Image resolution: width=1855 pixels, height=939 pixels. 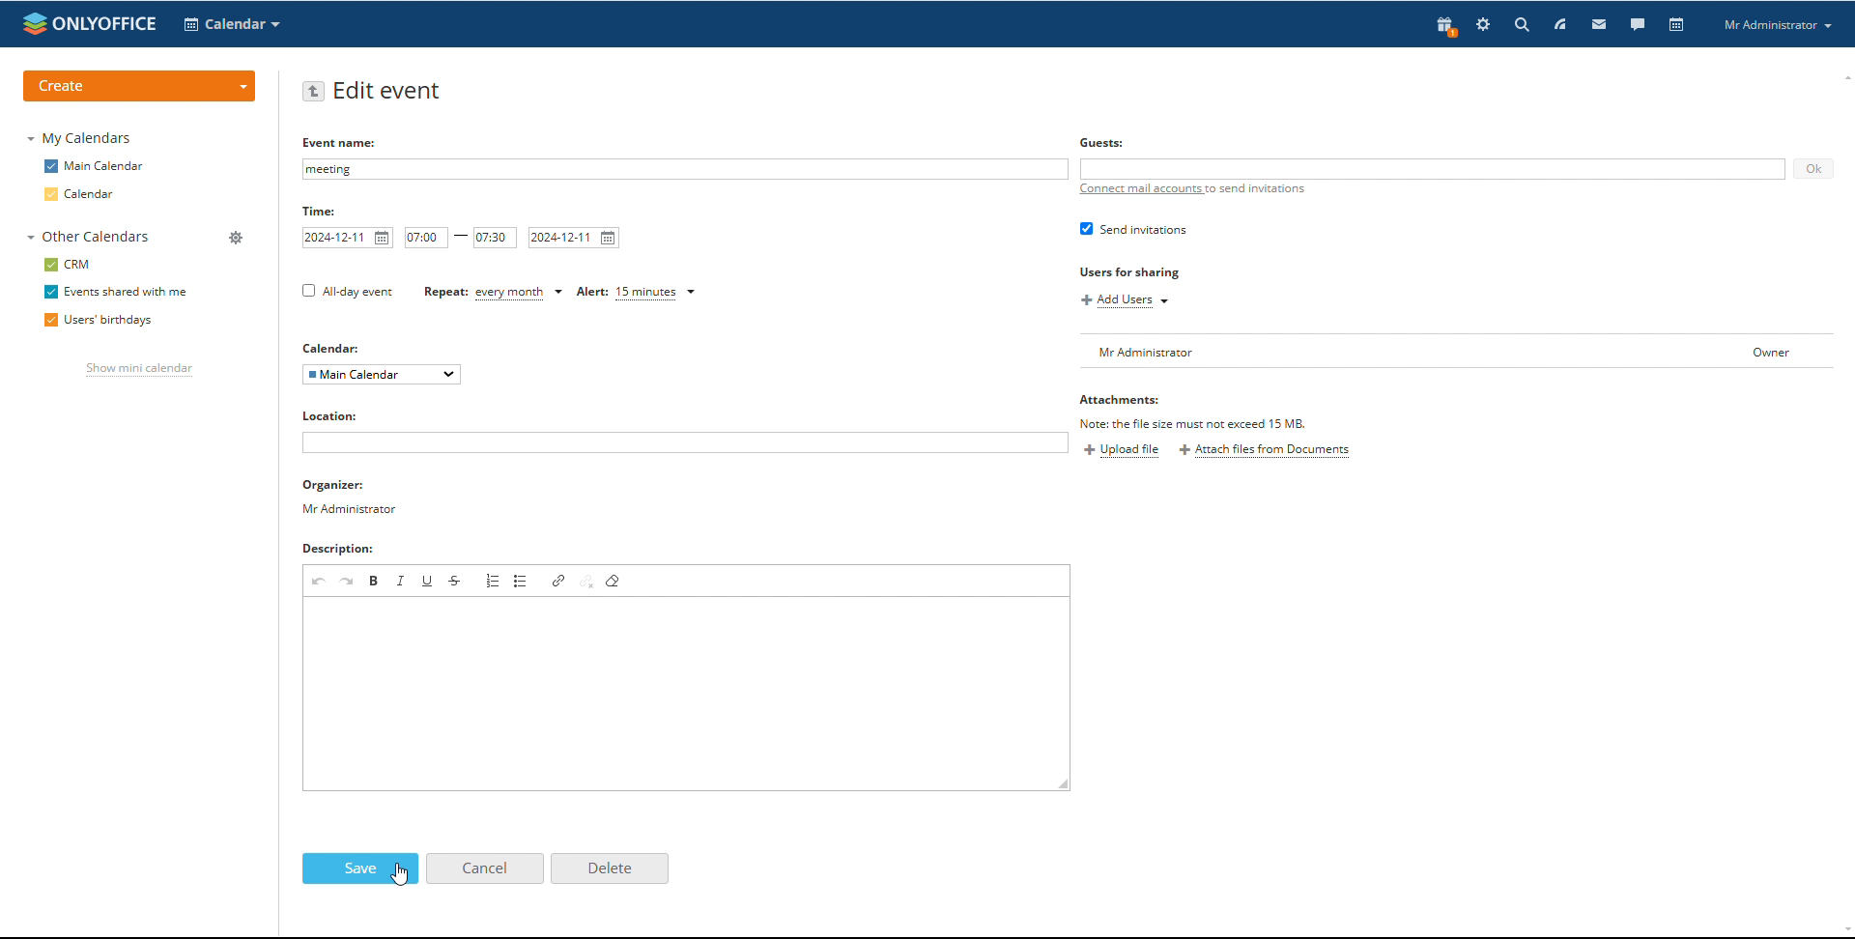 What do you see at coordinates (1122, 451) in the screenshot?
I see `upload file` at bounding box center [1122, 451].